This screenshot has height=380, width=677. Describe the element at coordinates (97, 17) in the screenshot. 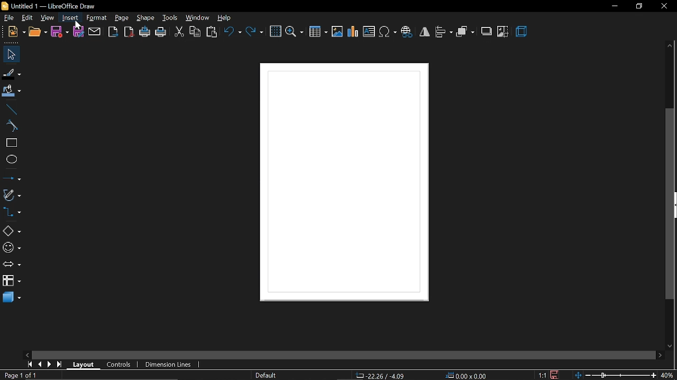

I see `format` at that location.